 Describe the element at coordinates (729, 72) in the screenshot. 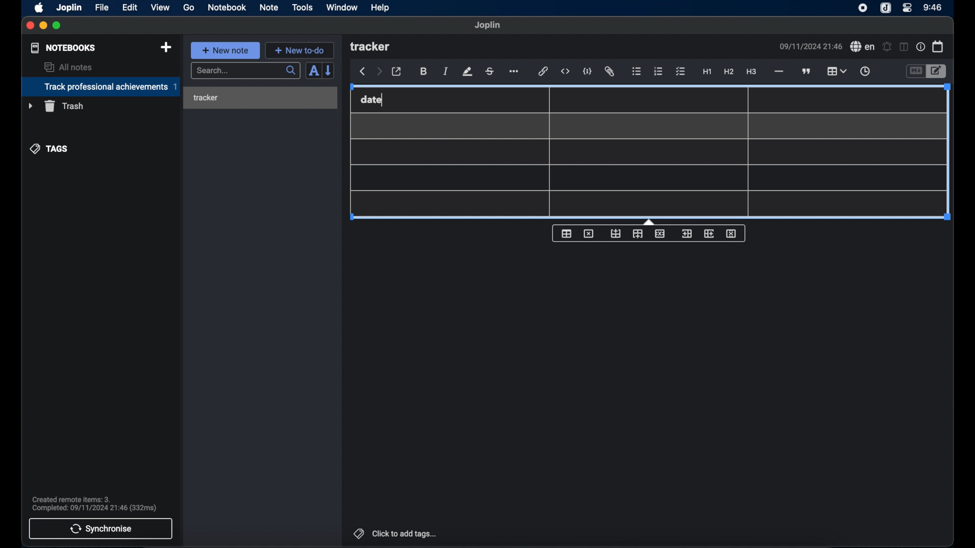

I see `heading 2` at that location.